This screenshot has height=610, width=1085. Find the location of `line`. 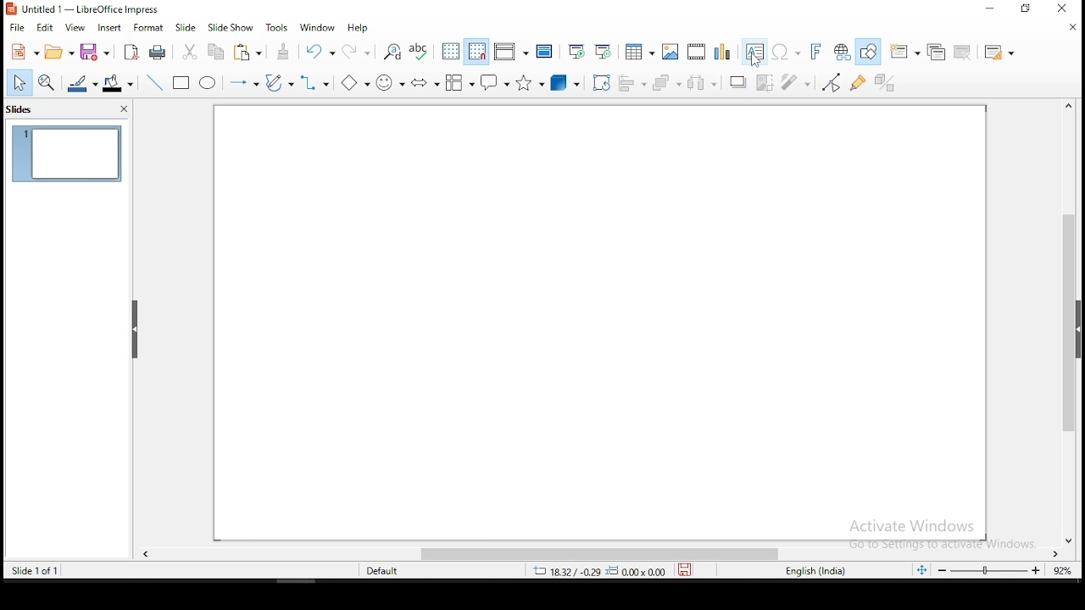

line is located at coordinates (156, 81).